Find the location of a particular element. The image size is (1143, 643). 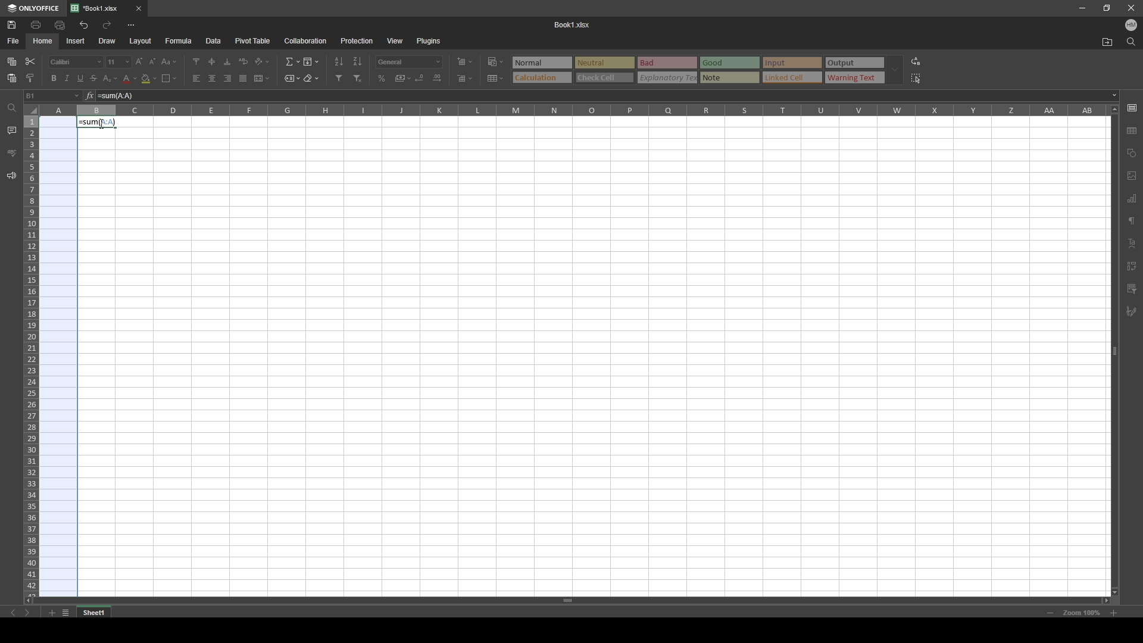

transform is located at coordinates (1132, 266).